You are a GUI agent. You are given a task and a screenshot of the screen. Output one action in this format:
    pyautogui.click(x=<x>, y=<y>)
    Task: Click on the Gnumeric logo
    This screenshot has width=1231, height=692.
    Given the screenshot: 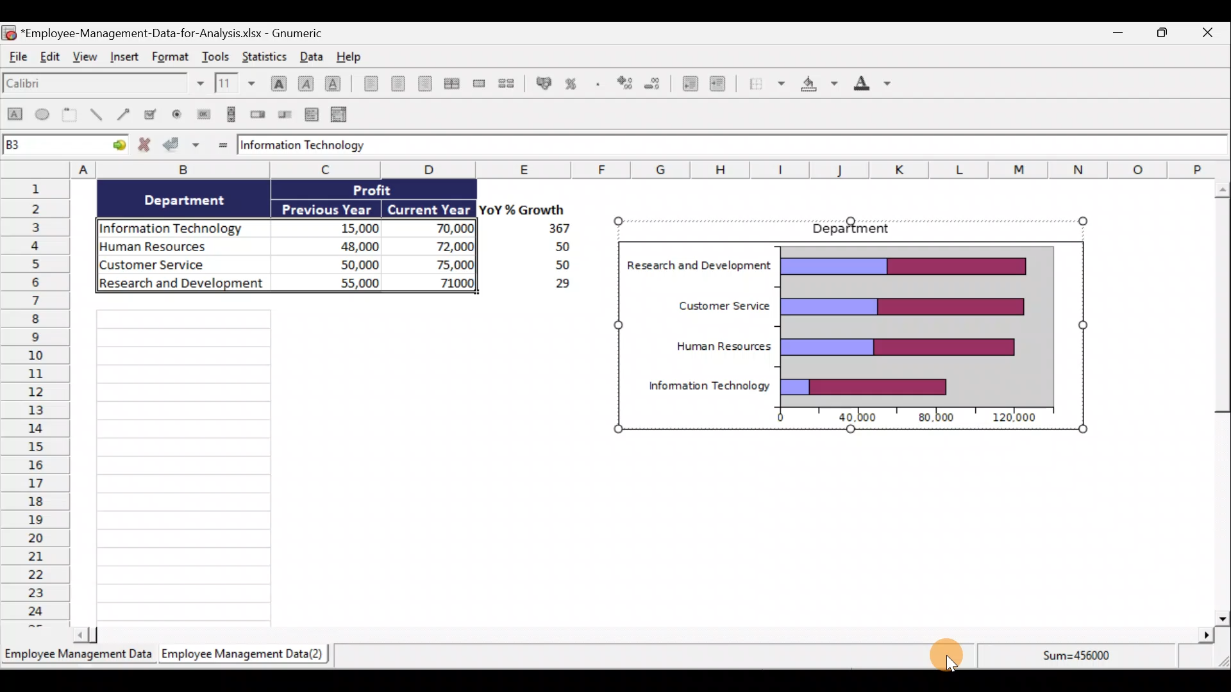 What is the action you would take?
    pyautogui.click(x=9, y=32)
    